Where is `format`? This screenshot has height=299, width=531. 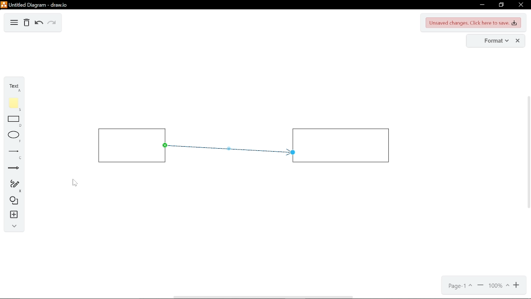
format is located at coordinates (491, 41).